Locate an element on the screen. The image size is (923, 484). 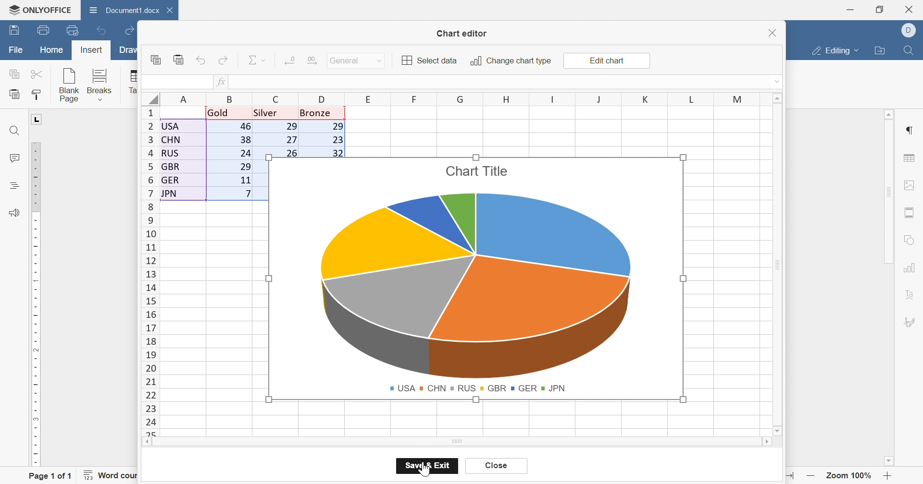
Image settings is located at coordinates (911, 184).